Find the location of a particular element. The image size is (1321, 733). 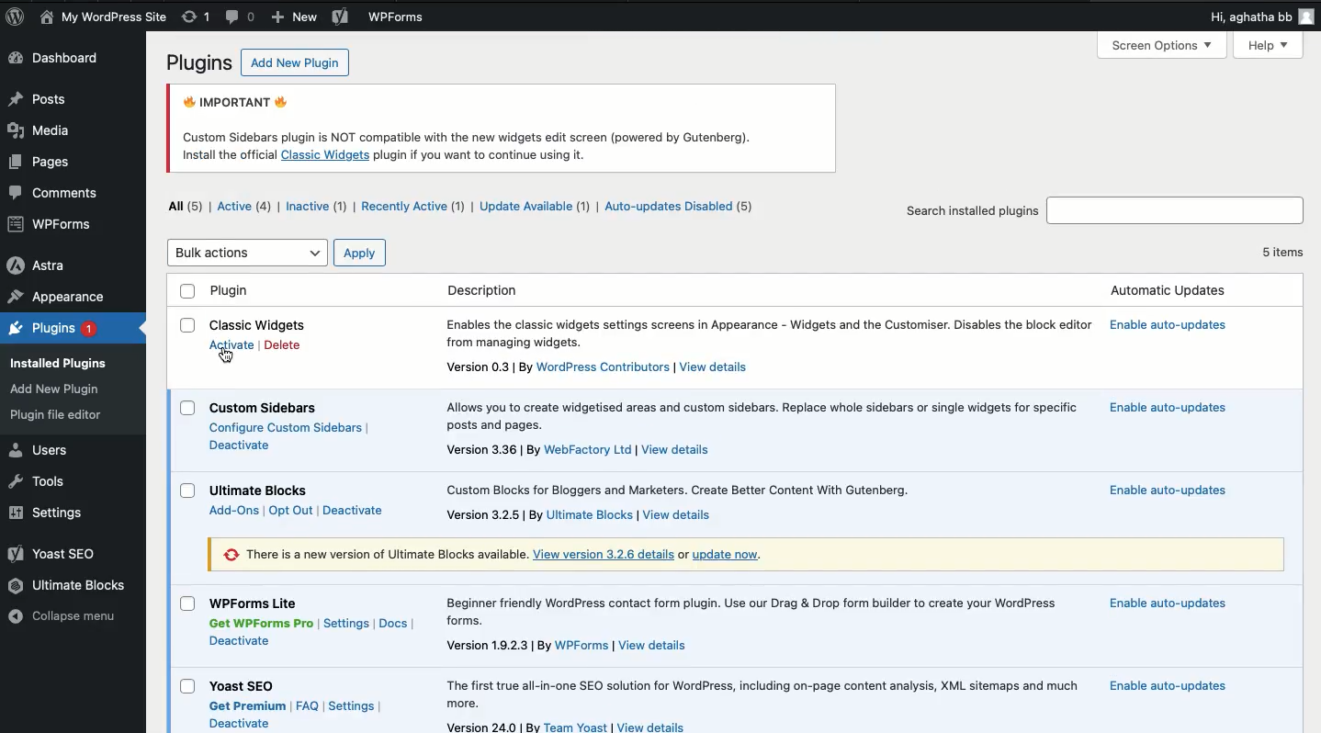

Dashboard is located at coordinates (62, 60).